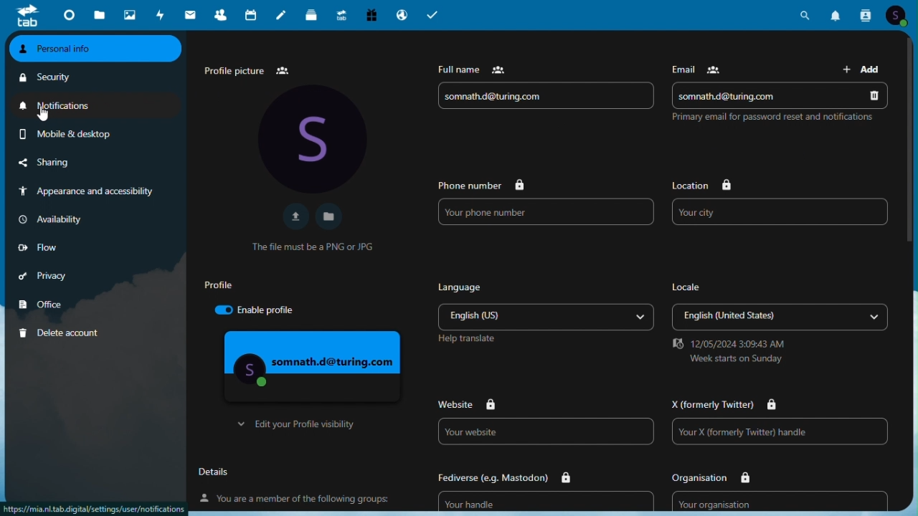 The image size is (918, 516). I want to click on url, so click(95, 507).